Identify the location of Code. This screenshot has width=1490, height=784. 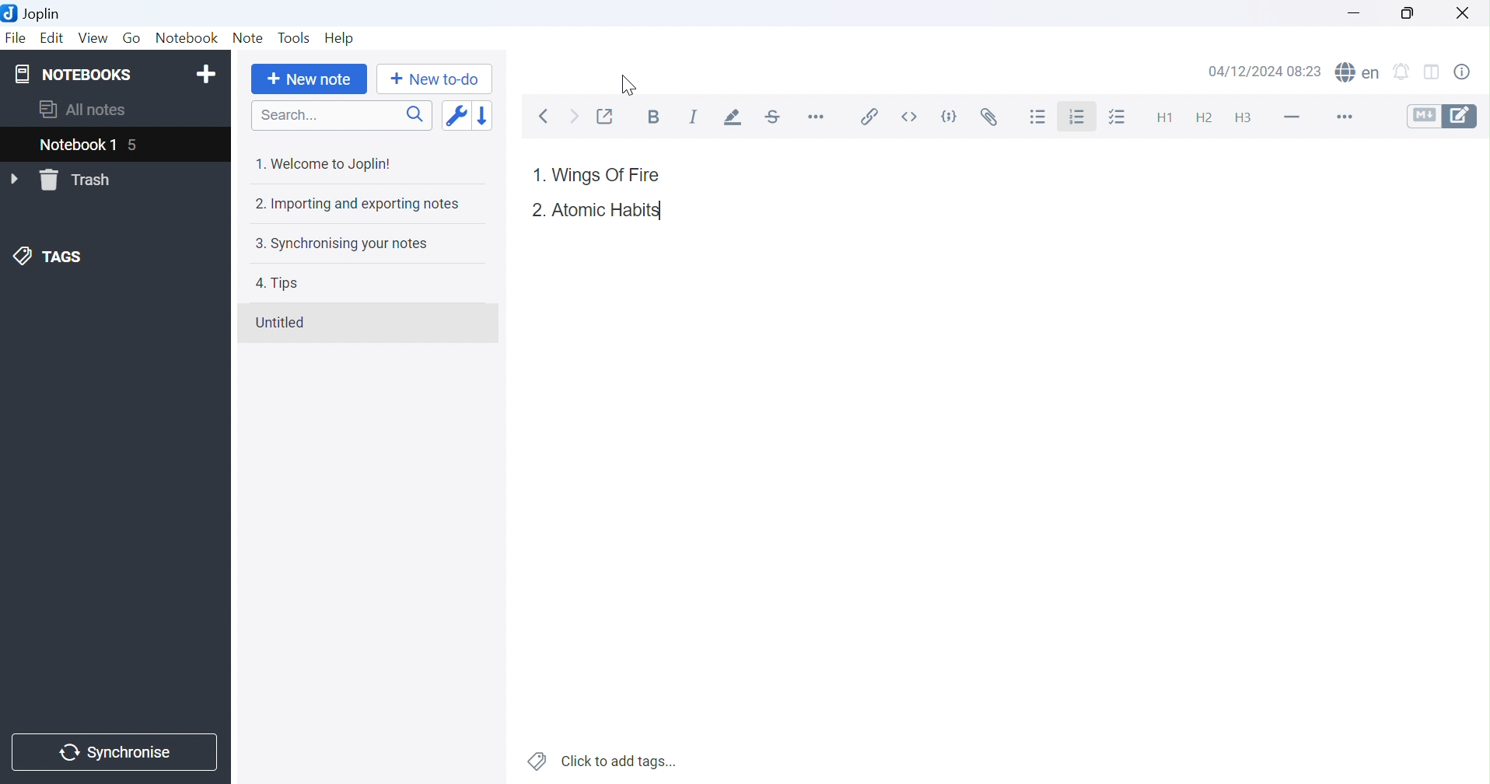
(949, 119).